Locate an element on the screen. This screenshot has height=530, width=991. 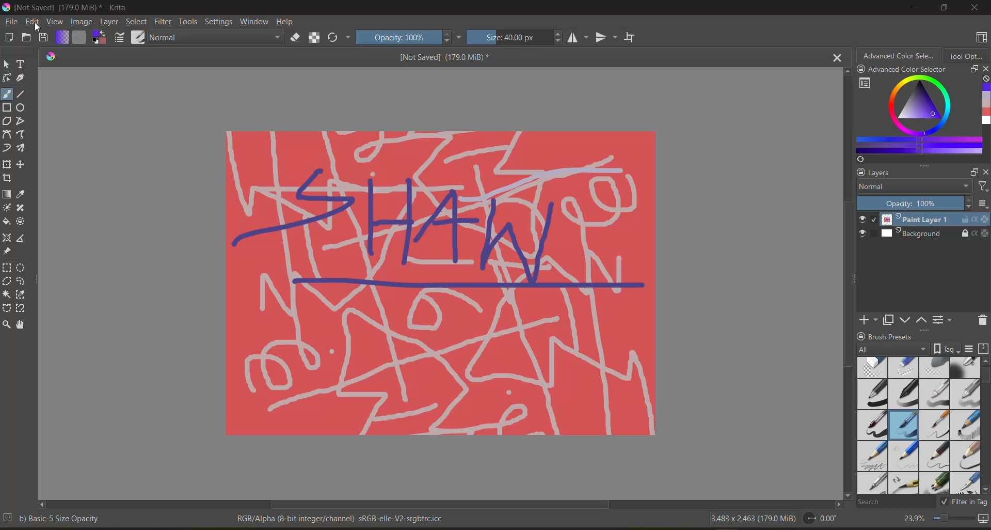
zoom tool is located at coordinates (8, 324).